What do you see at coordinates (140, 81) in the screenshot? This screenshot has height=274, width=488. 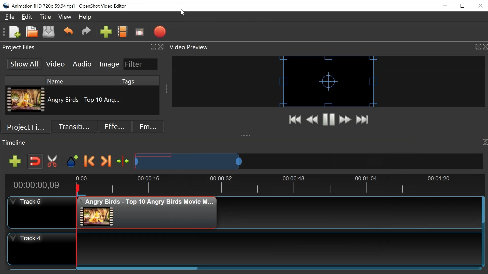 I see `Tags` at bounding box center [140, 81].